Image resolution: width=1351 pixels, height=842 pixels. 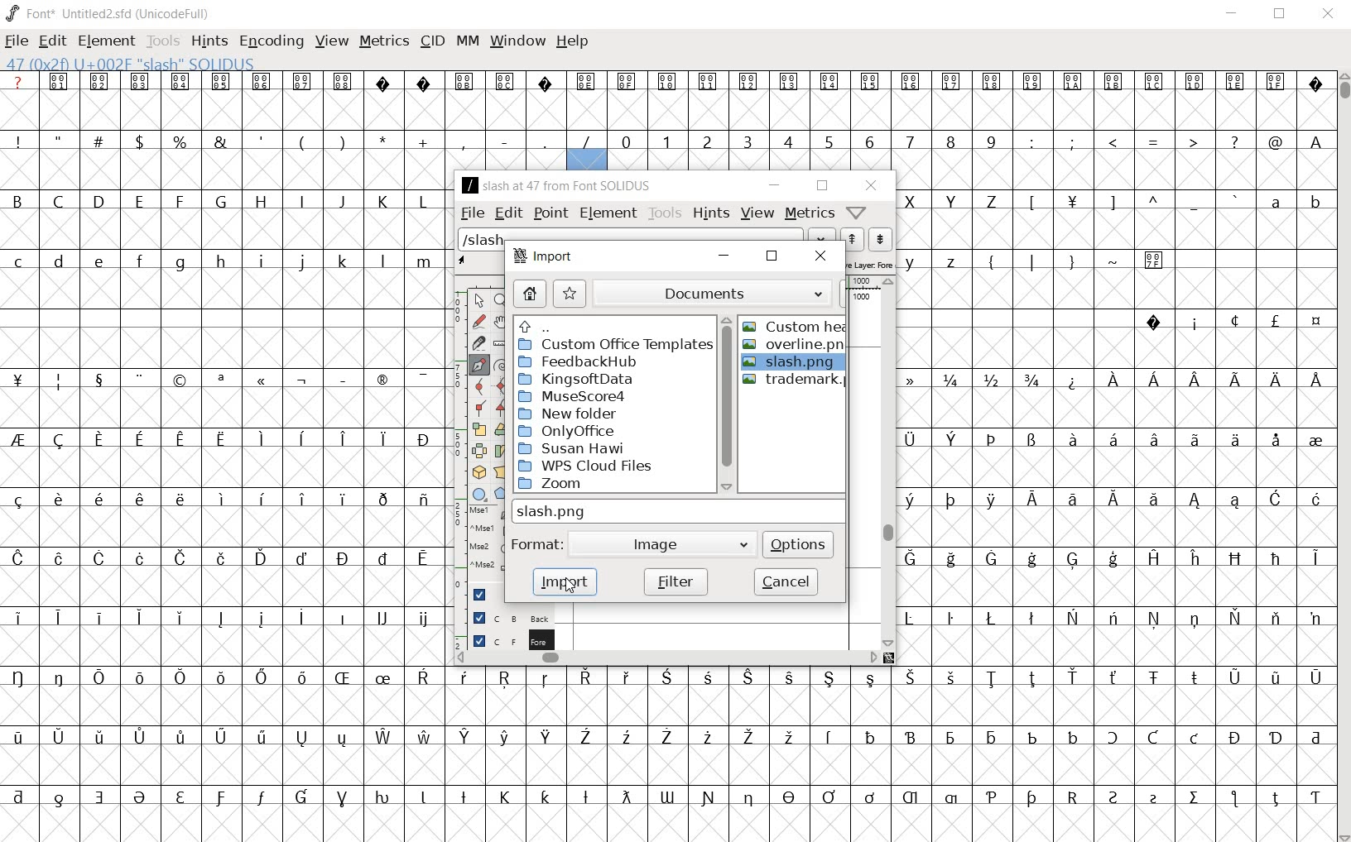 I want to click on import, so click(x=565, y=581).